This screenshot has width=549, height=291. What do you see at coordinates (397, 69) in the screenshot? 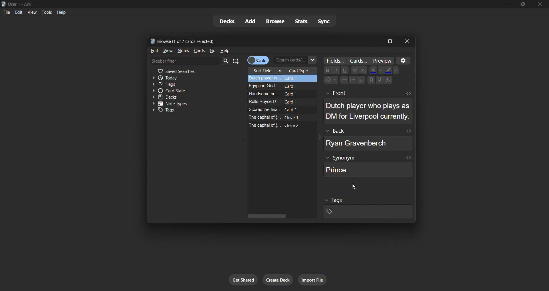
I see `Down-arrow` at bounding box center [397, 69].